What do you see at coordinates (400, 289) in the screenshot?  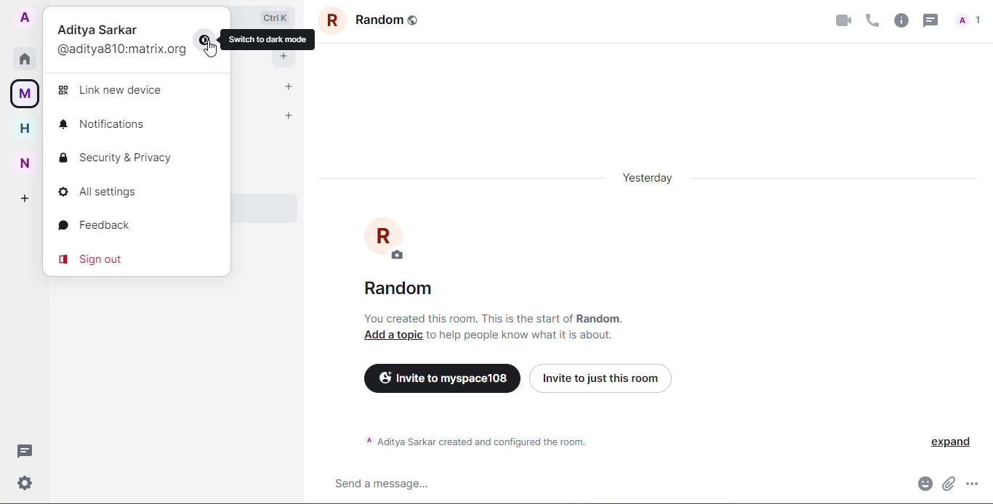 I see `room` at bounding box center [400, 289].